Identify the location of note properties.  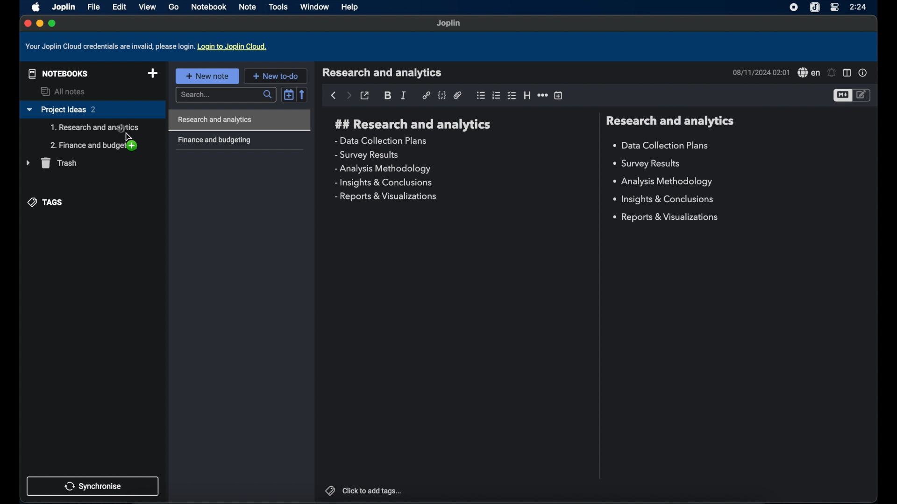
(863, 73).